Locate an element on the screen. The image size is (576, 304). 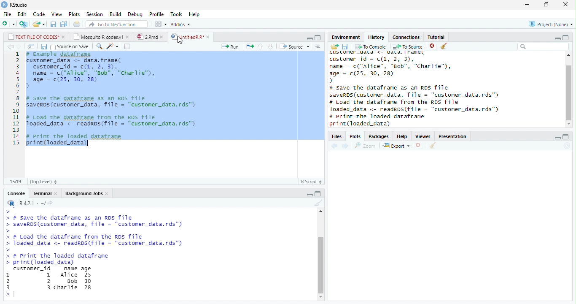
open file is located at coordinates (39, 24).